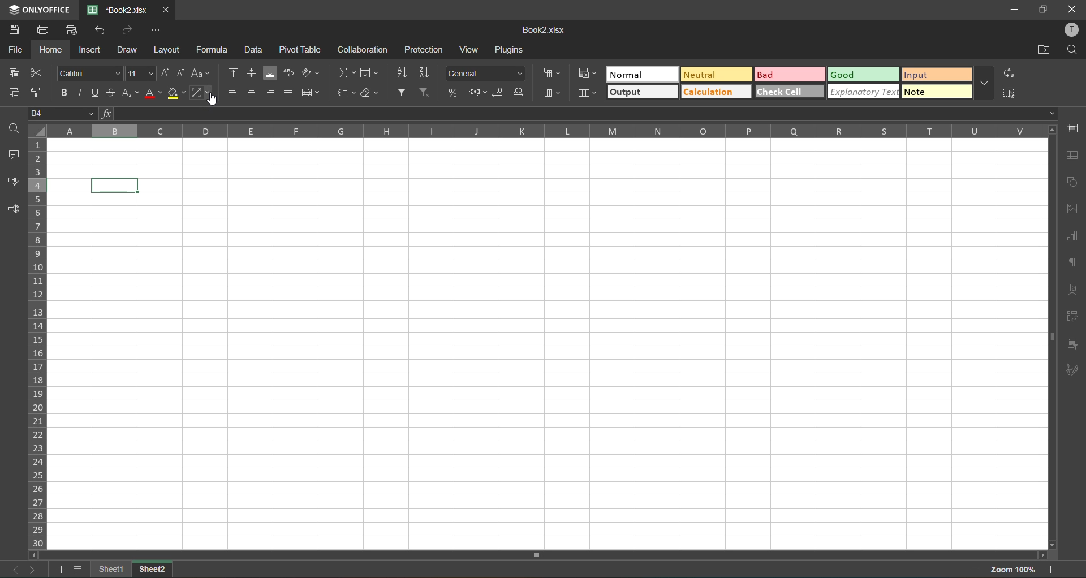 This screenshot has height=578, width=1086. Describe the element at coordinates (553, 74) in the screenshot. I see `insert cells` at that location.